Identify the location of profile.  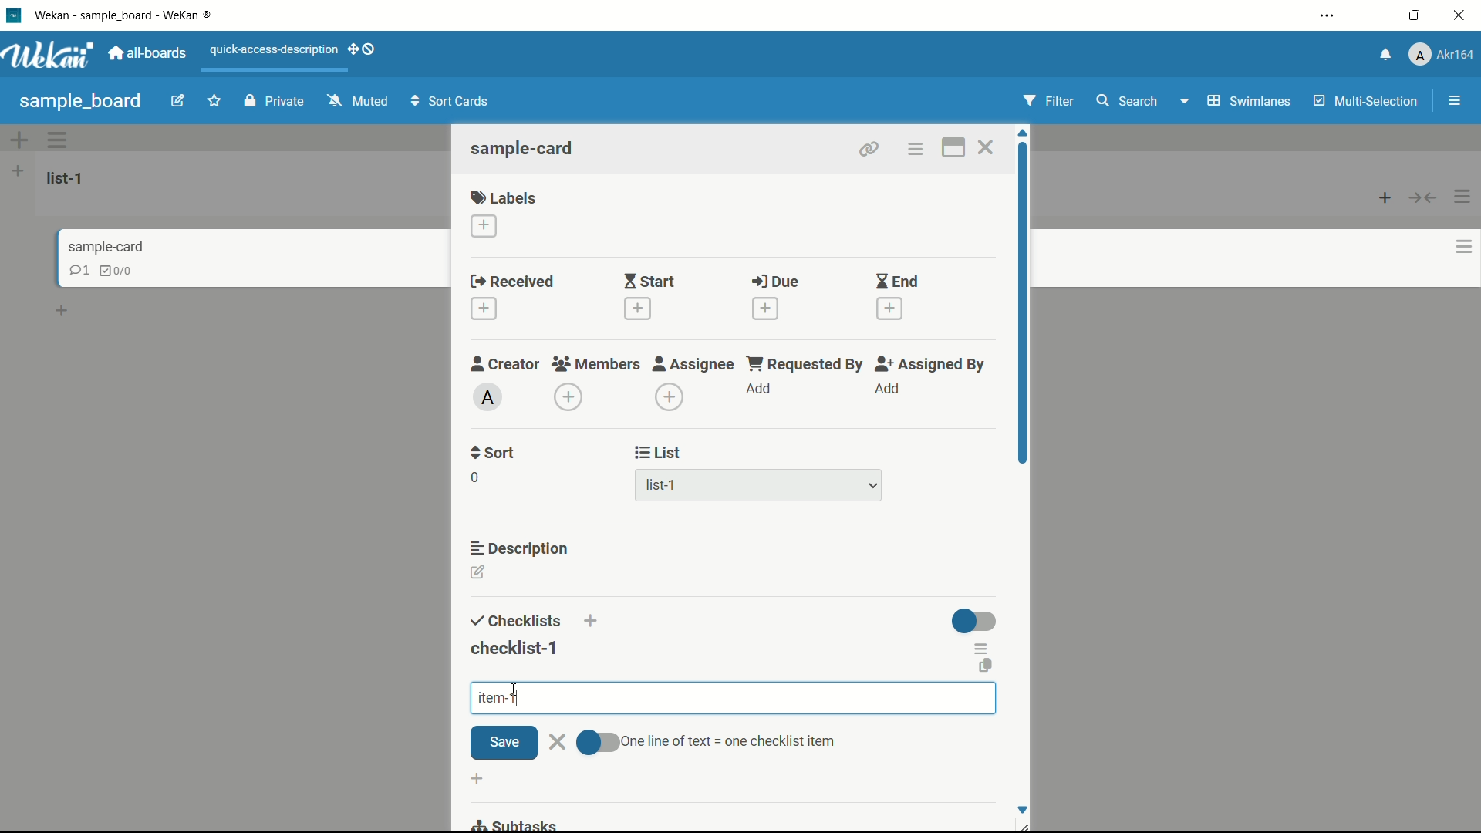
(1442, 56).